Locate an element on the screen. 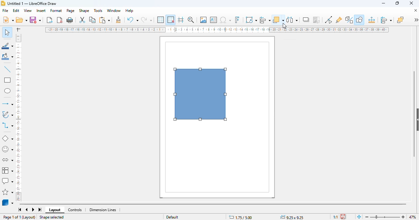 The image size is (419, 220). tools  is located at coordinates (98, 10).